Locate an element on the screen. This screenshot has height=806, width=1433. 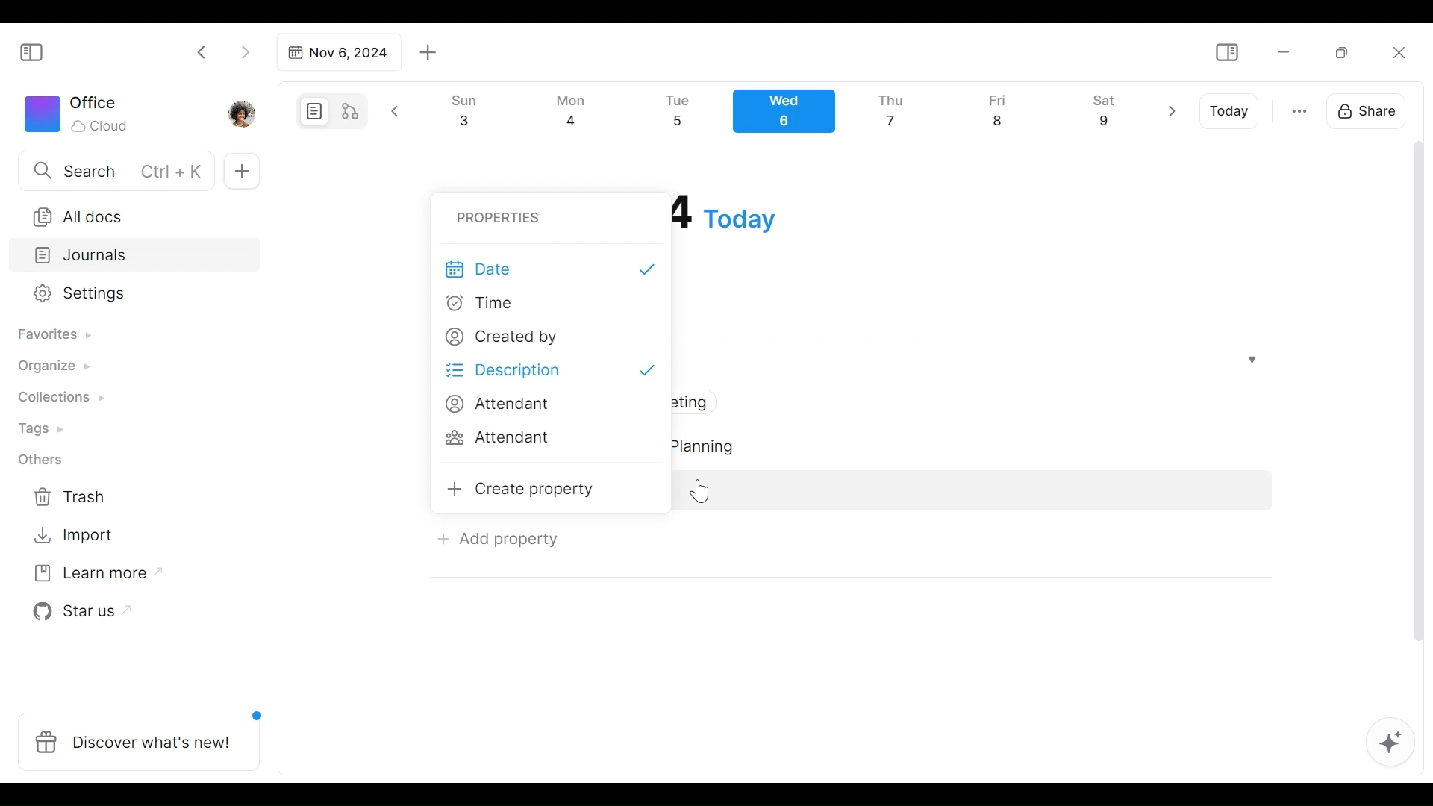
Settings is located at coordinates (123, 294).